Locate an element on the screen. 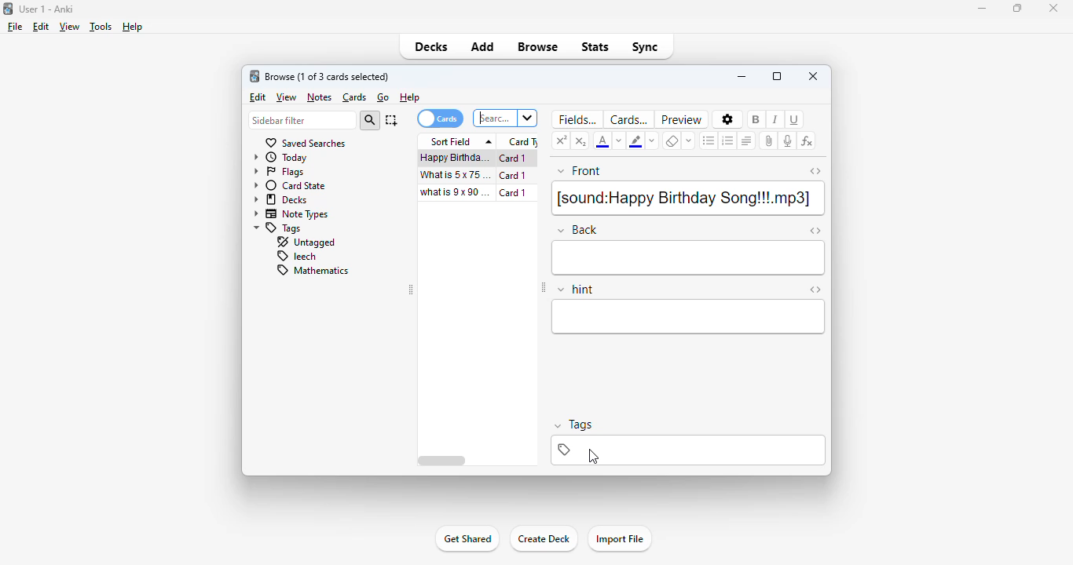 The image size is (1073, 565). toggle HTML editor is located at coordinates (815, 231).